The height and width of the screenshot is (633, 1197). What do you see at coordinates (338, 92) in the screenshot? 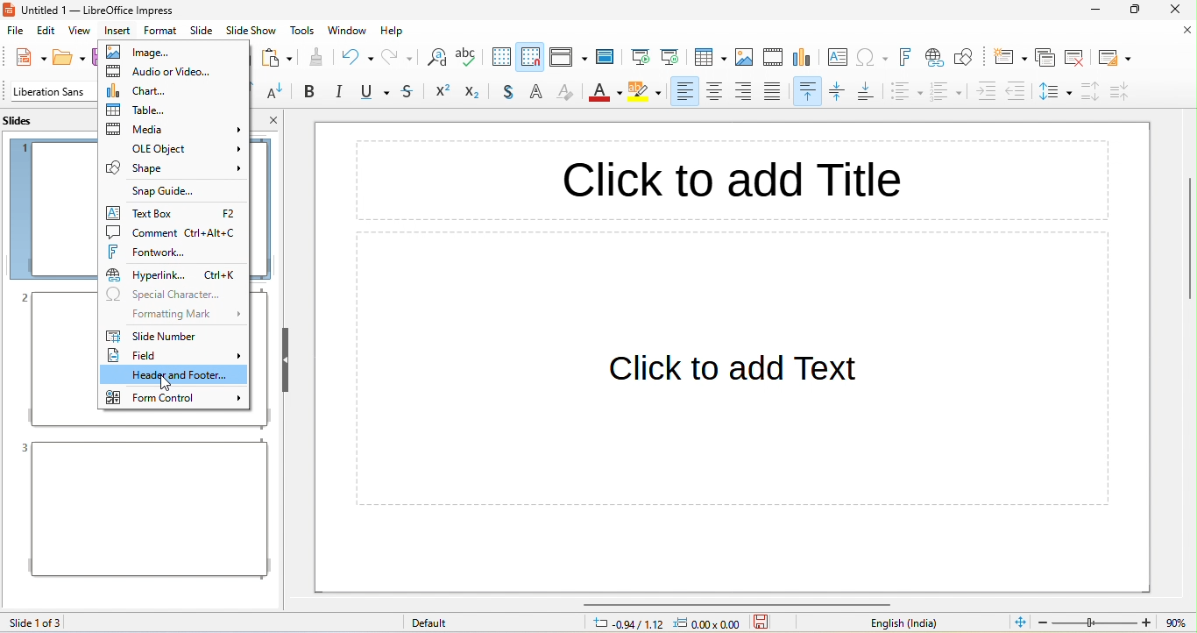
I see `italic` at bounding box center [338, 92].